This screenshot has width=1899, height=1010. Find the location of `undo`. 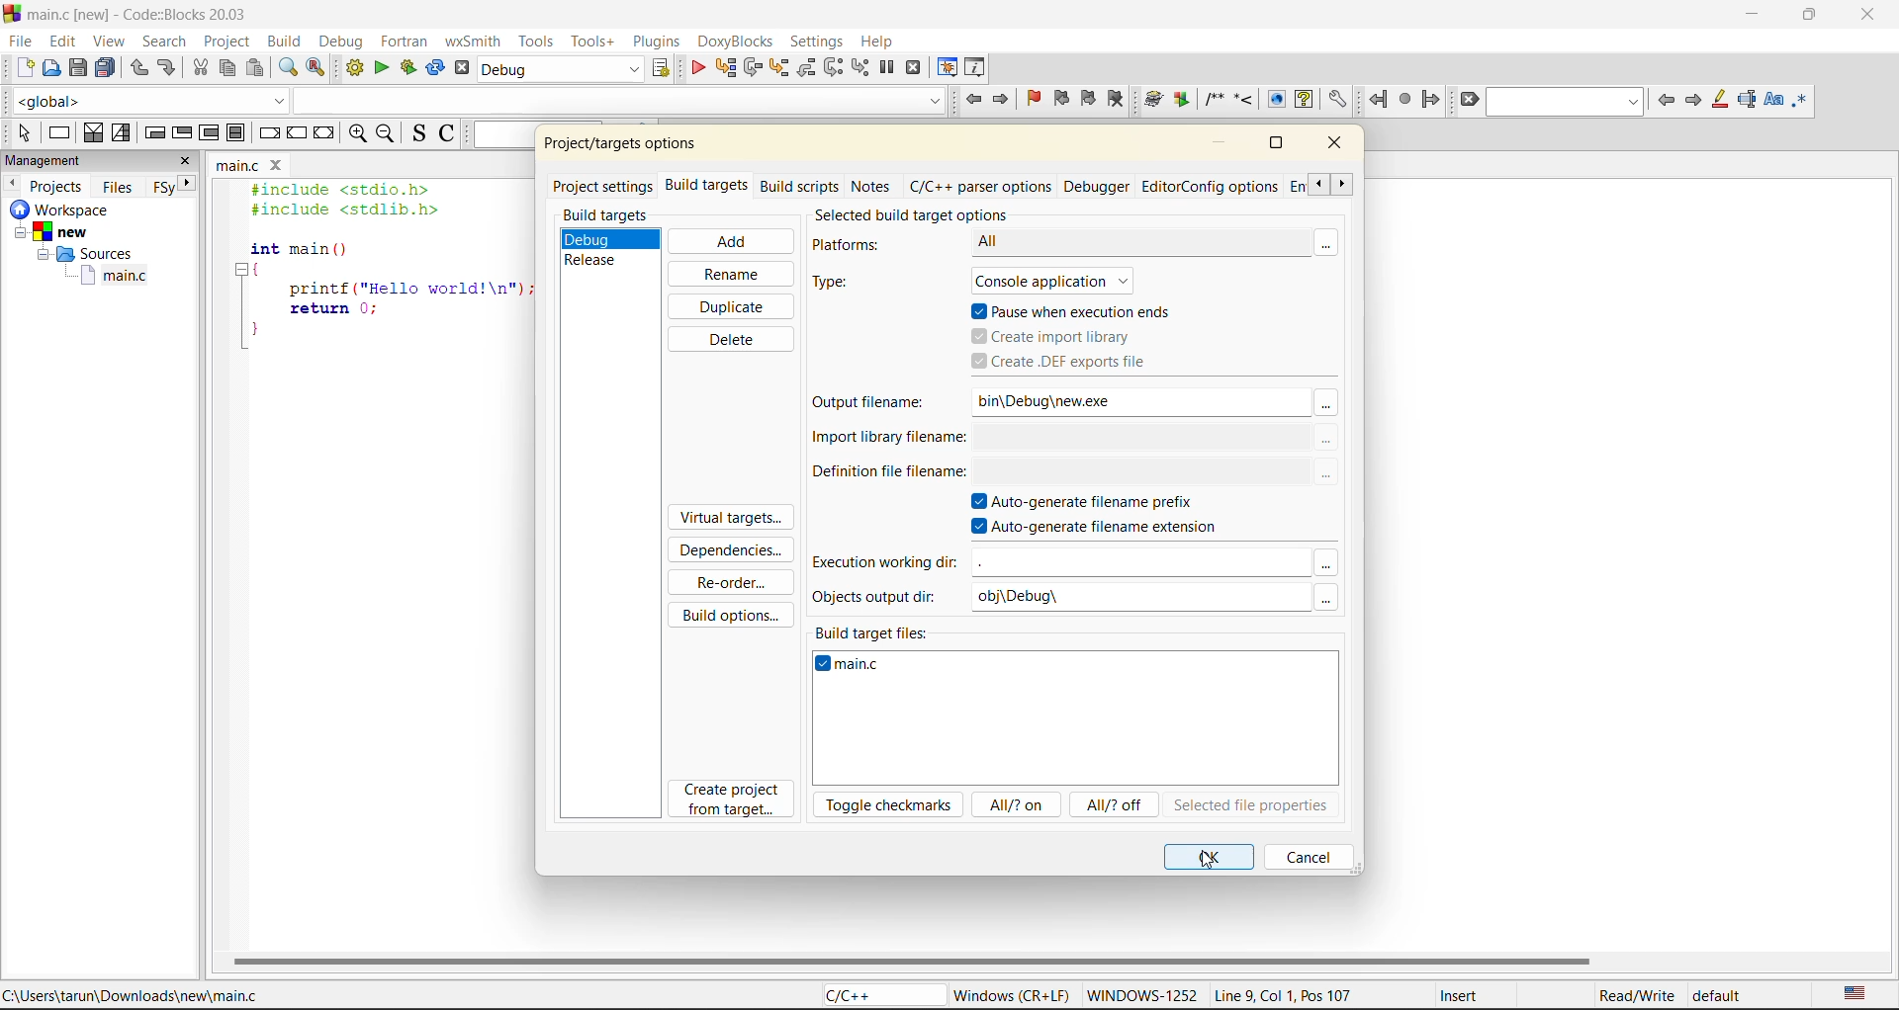

undo is located at coordinates (136, 68).